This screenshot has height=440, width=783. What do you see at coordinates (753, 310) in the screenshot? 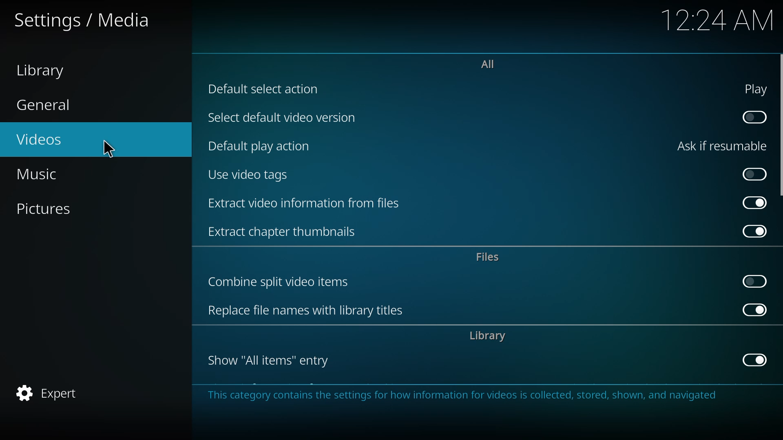
I see `enabled` at bounding box center [753, 310].